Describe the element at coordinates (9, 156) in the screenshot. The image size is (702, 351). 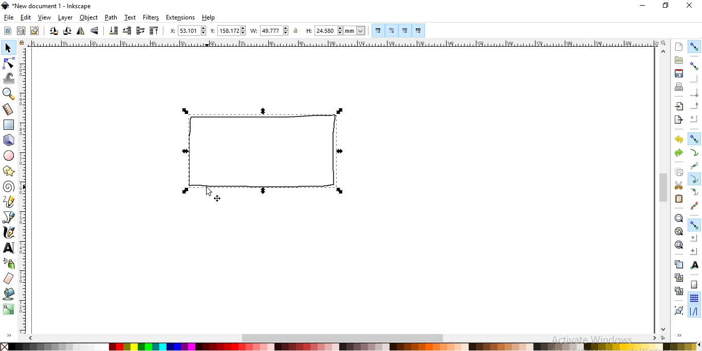
I see `create circles, ellipses andarcs` at that location.